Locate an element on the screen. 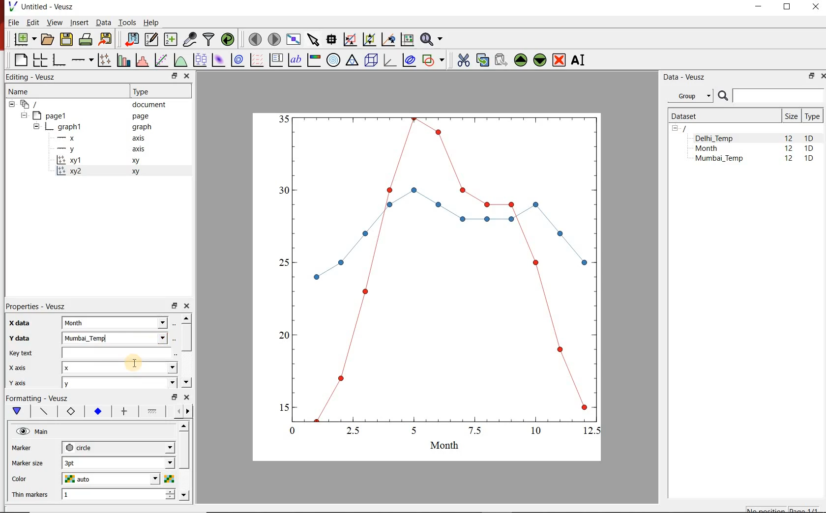 This screenshot has height=513, width=826. RESTORE is located at coordinates (787, 7).